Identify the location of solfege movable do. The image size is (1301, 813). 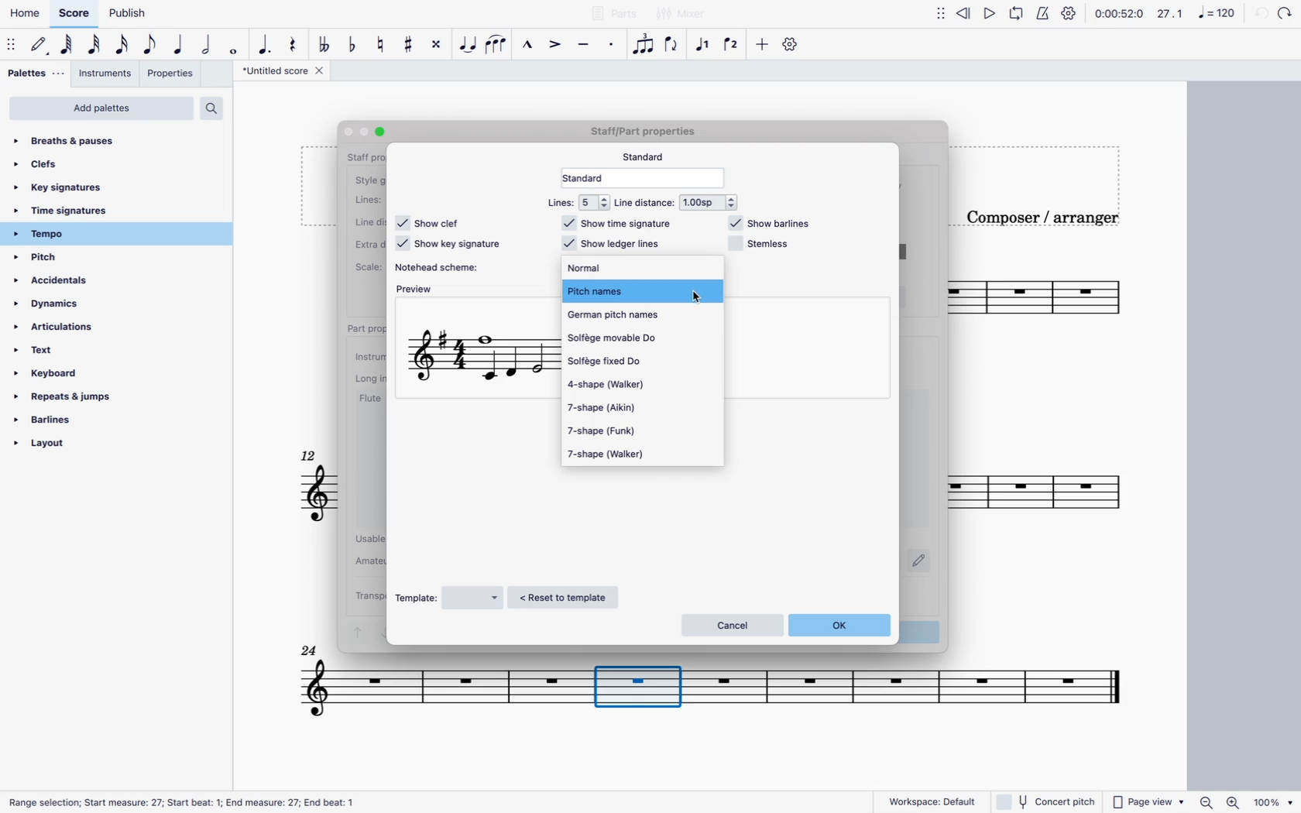
(632, 339).